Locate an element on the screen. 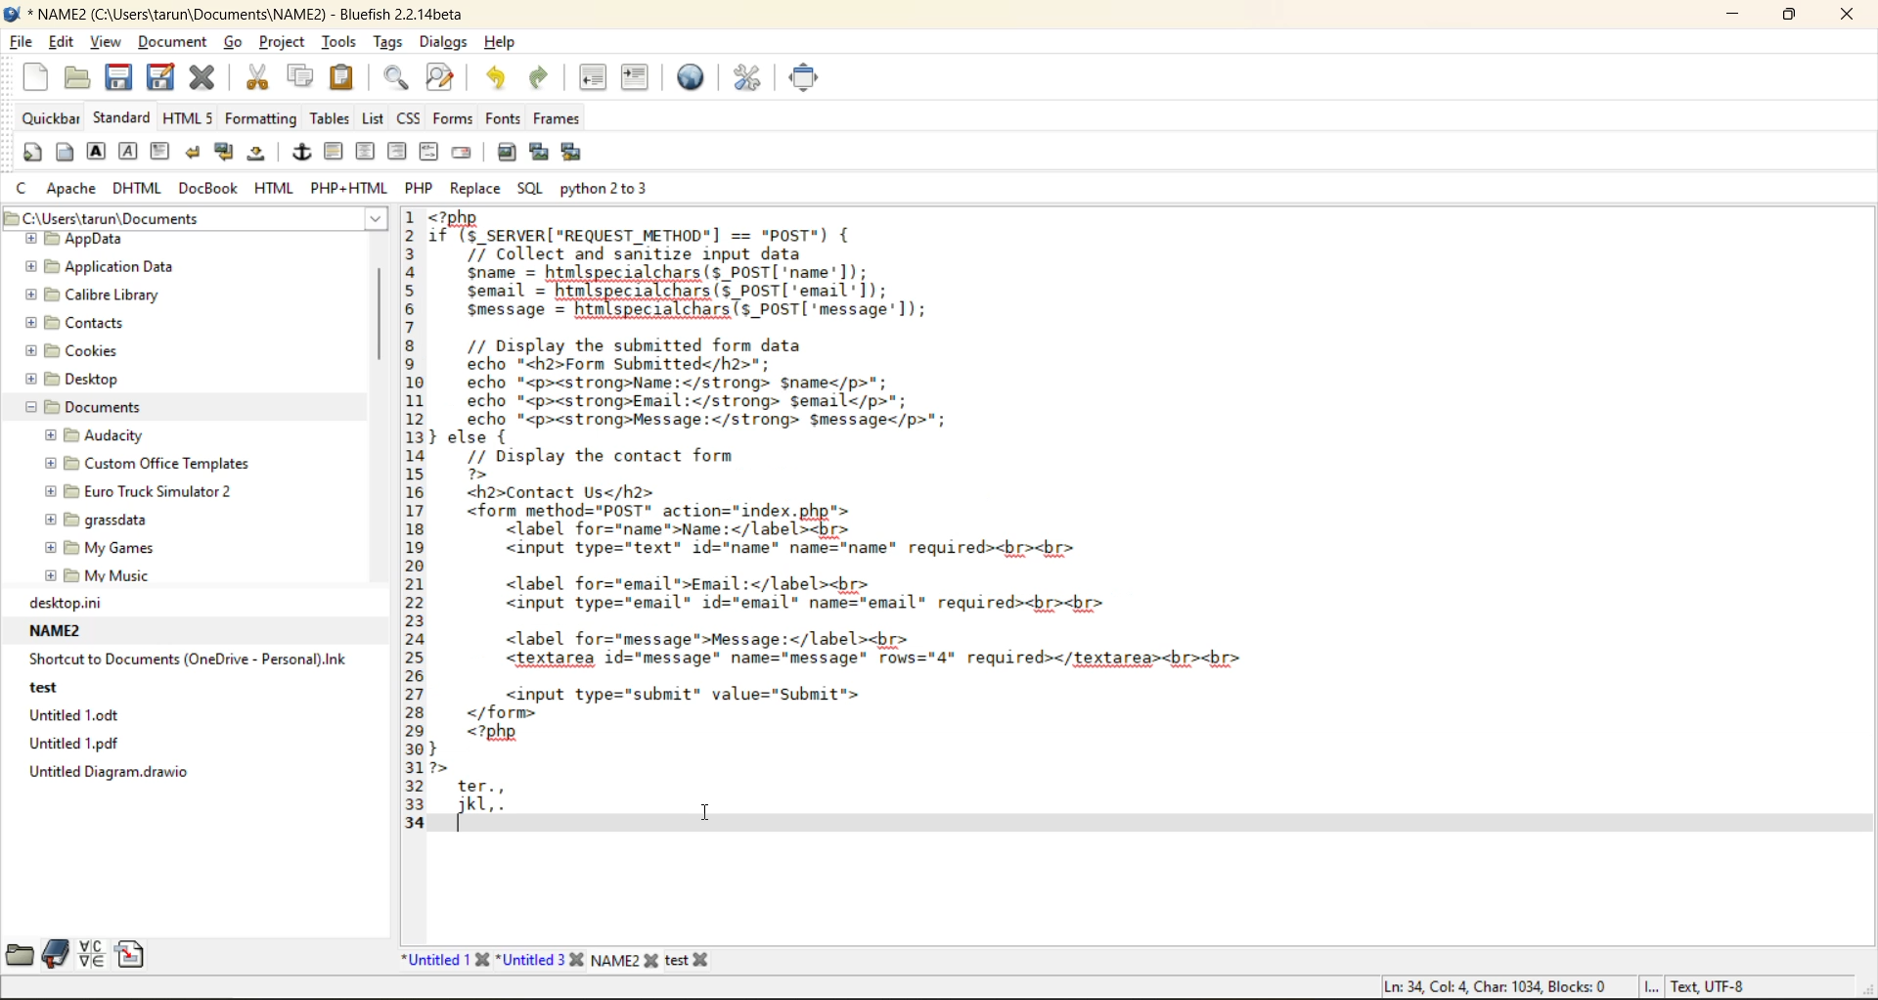 This screenshot has width=1878, height=1000. find is located at coordinates (396, 78).